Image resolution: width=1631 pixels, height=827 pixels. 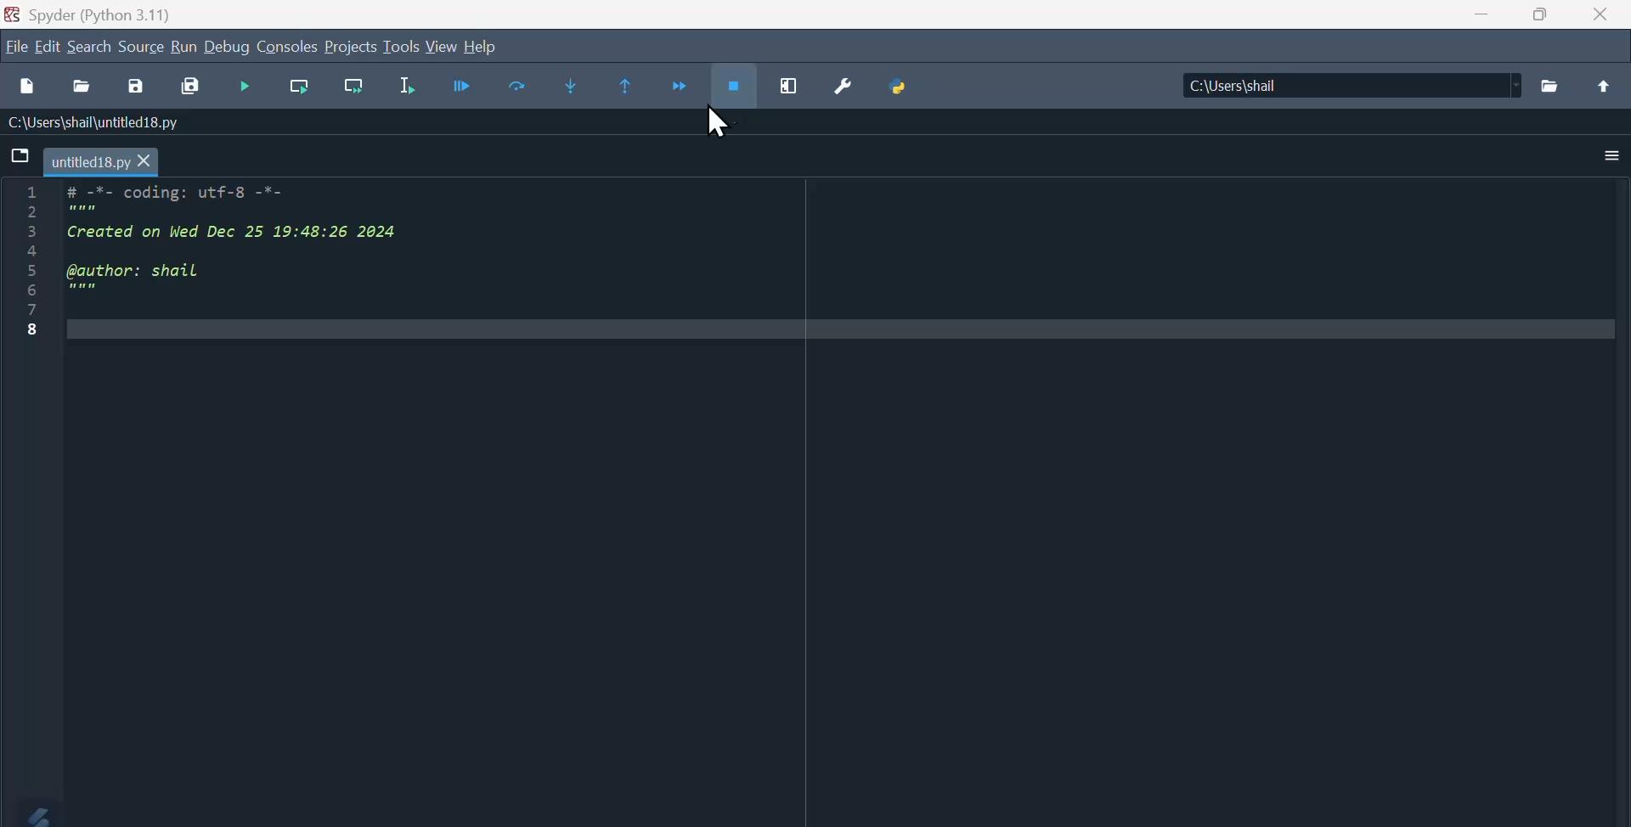 What do you see at coordinates (515, 87) in the screenshot?
I see `Step into current line` at bounding box center [515, 87].